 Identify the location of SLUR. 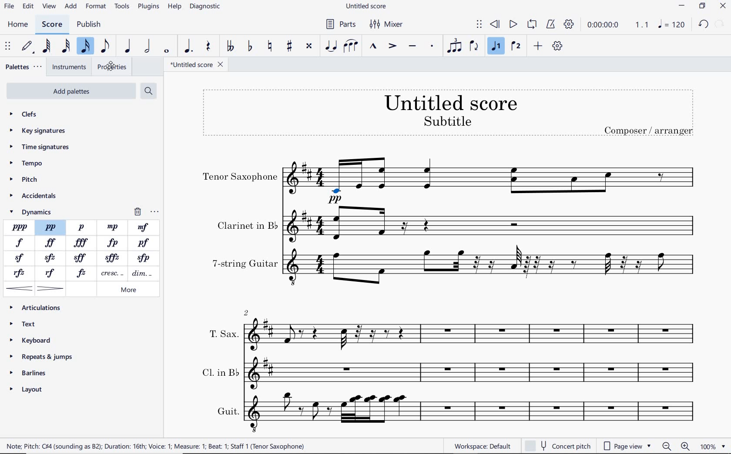
(352, 47).